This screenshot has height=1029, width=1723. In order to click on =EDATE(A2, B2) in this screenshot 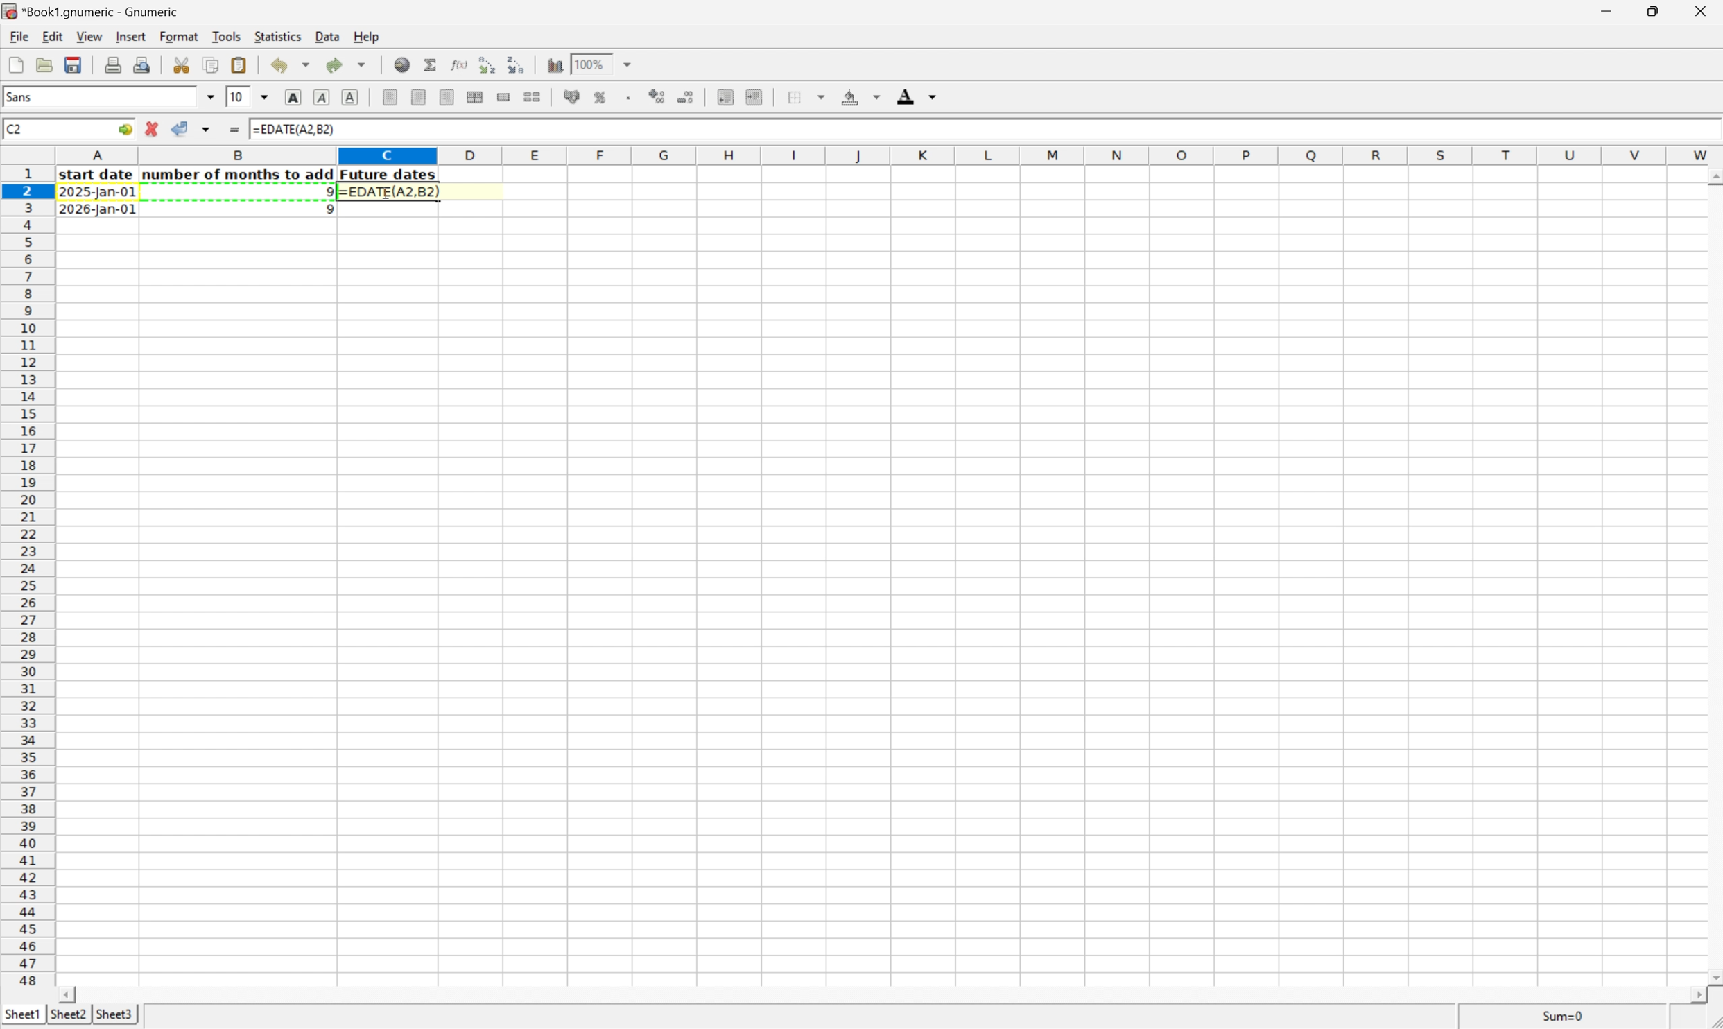, I will do `click(296, 130)`.